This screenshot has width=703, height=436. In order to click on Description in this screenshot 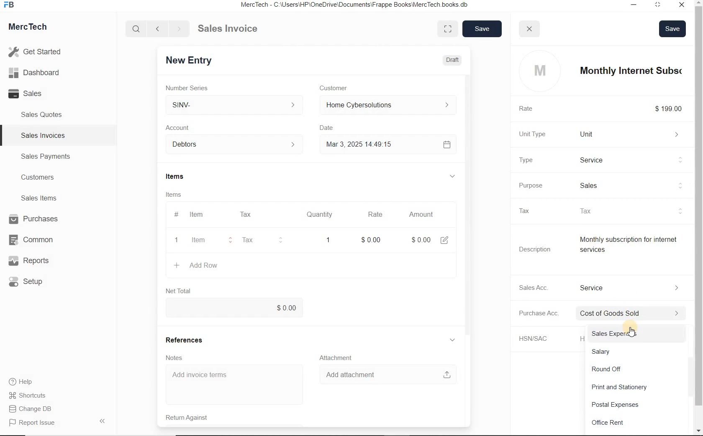, I will do `click(540, 249)`.